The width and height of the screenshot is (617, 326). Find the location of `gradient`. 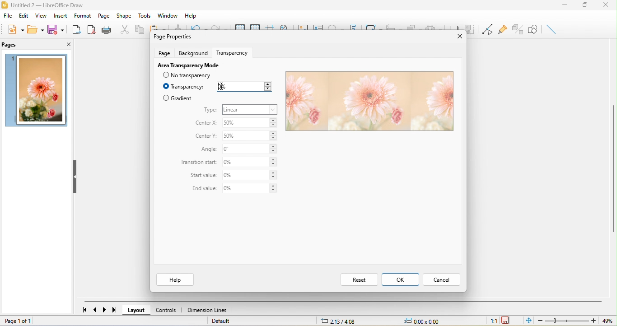

gradient is located at coordinates (178, 98).